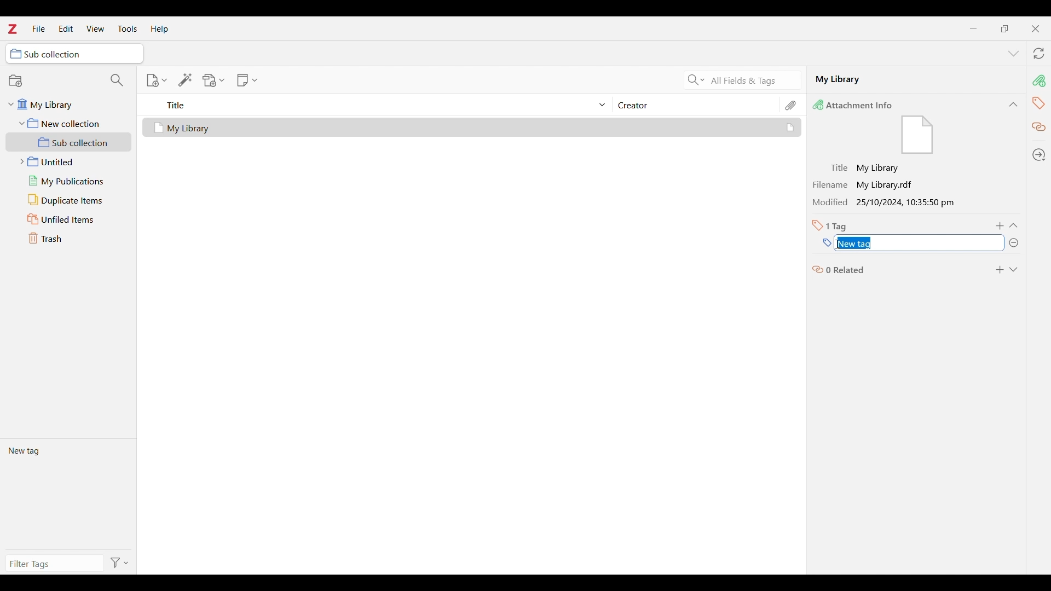 The height and width of the screenshot is (591, 1051). What do you see at coordinates (830, 225) in the screenshot?
I see `Total number of tags` at bounding box center [830, 225].